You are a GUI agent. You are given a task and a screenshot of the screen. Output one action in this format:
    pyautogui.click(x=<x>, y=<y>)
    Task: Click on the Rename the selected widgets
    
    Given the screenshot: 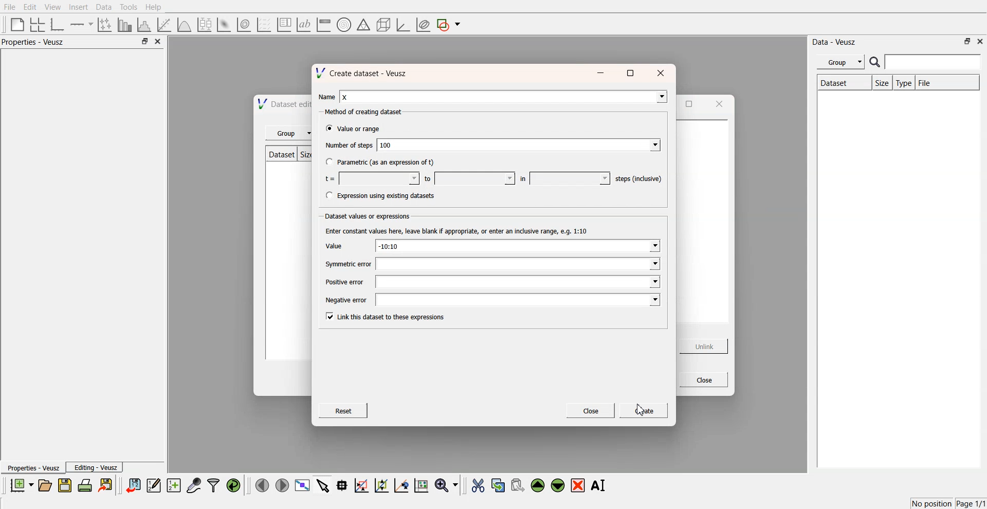 What is the action you would take?
    pyautogui.click(x=600, y=485)
    